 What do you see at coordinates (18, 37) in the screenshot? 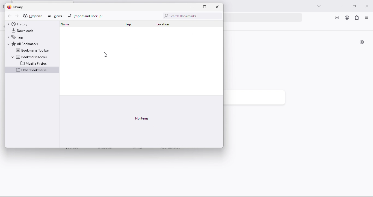
I see `tags` at bounding box center [18, 37].